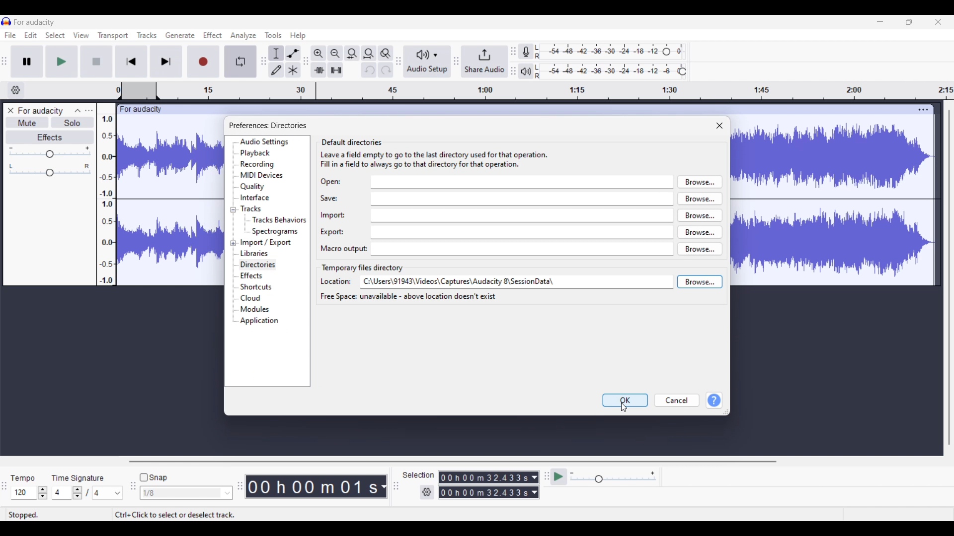  What do you see at coordinates (666, 52) in the screenshot?
I see `Header to change recording level` at bounding box center [666, 52].